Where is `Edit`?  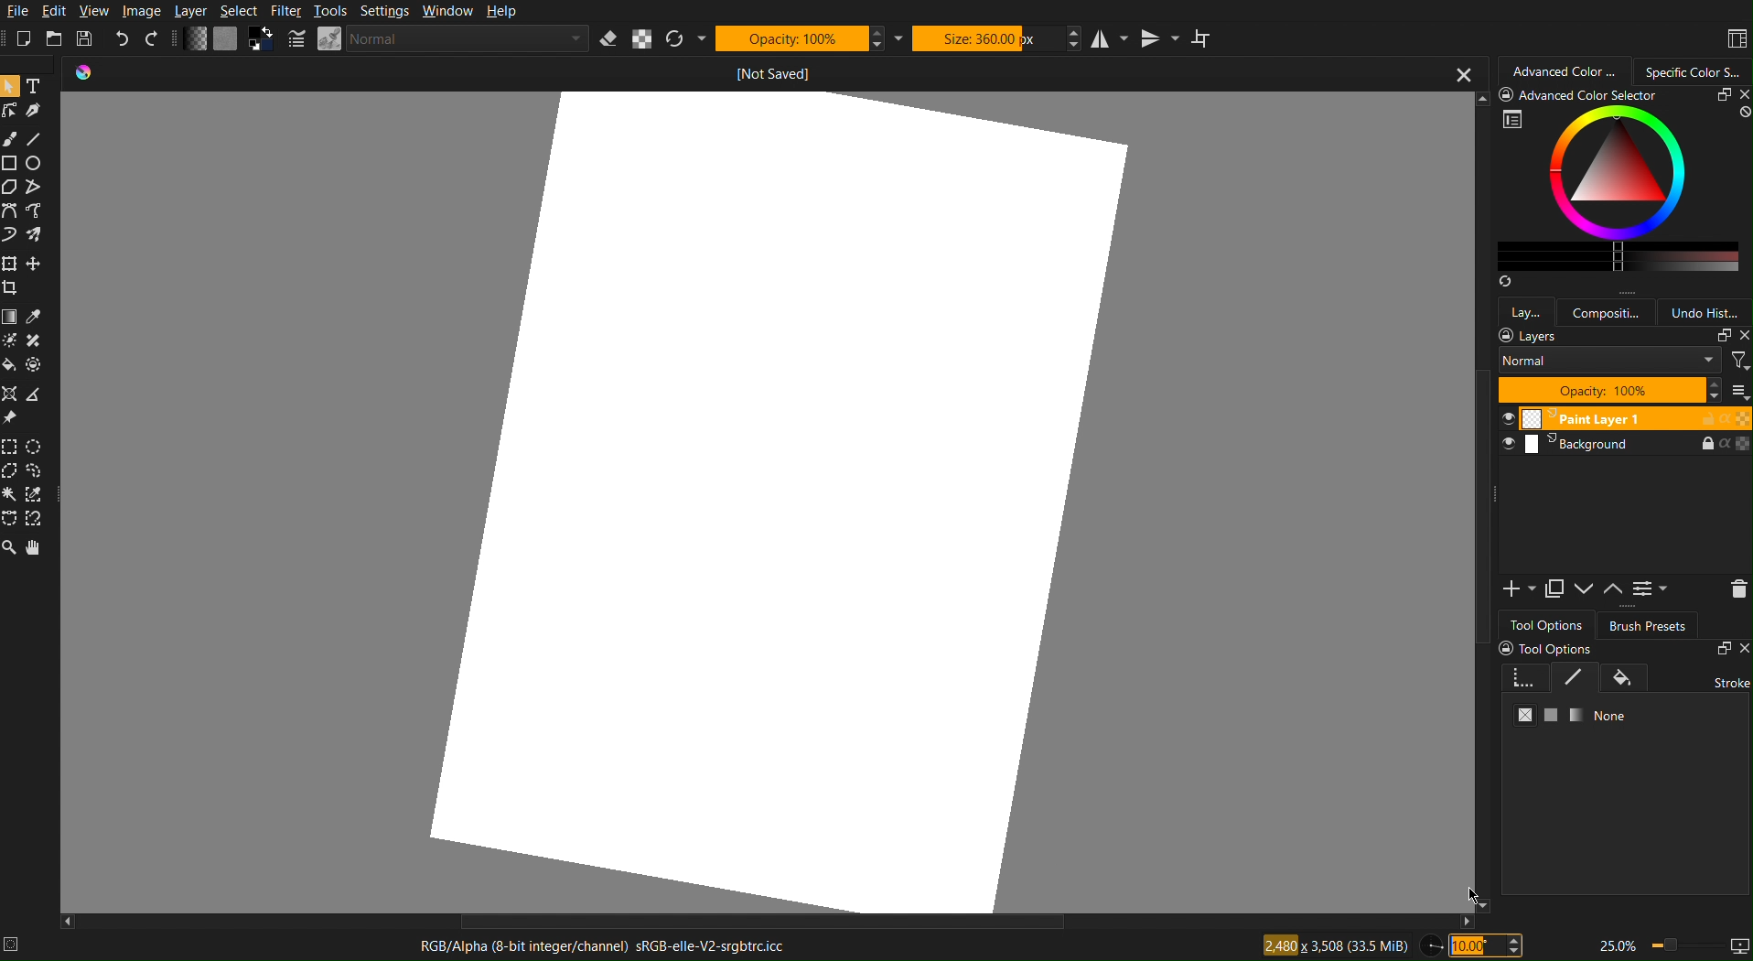 Edit is located at coordinates (58, 10).